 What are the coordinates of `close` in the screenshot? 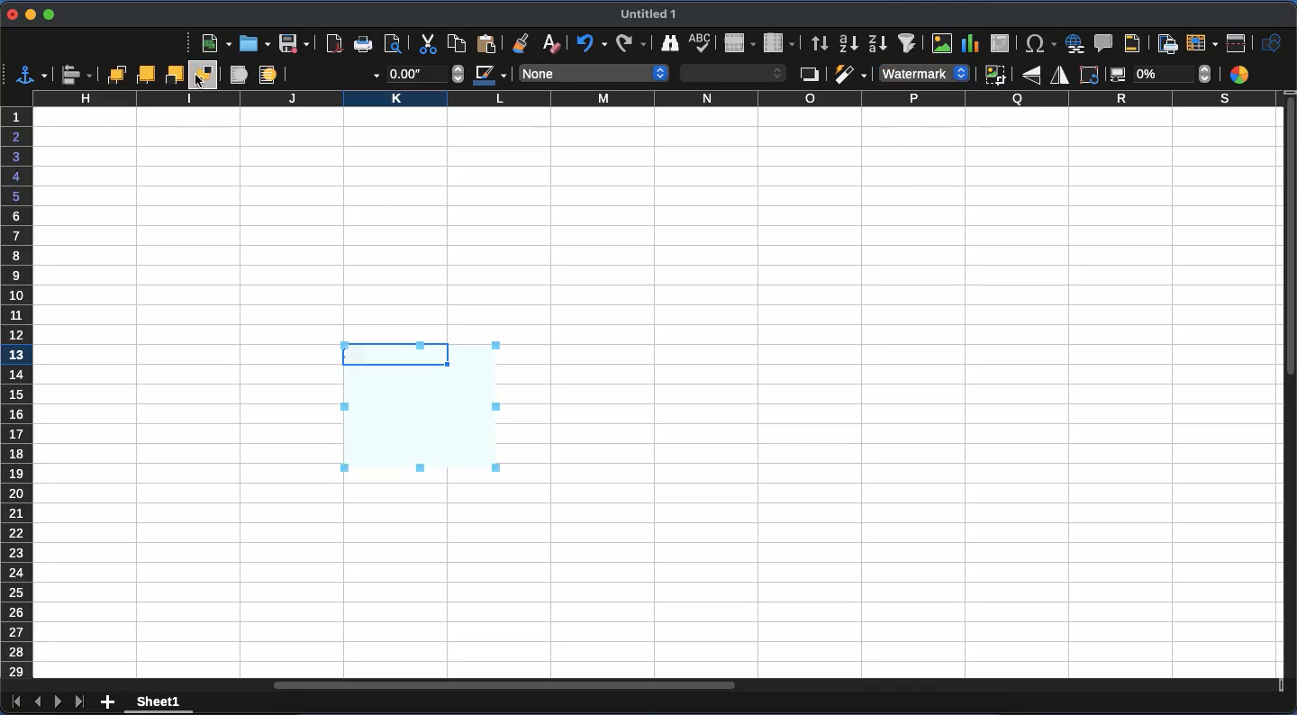 It's located at (10, 14).